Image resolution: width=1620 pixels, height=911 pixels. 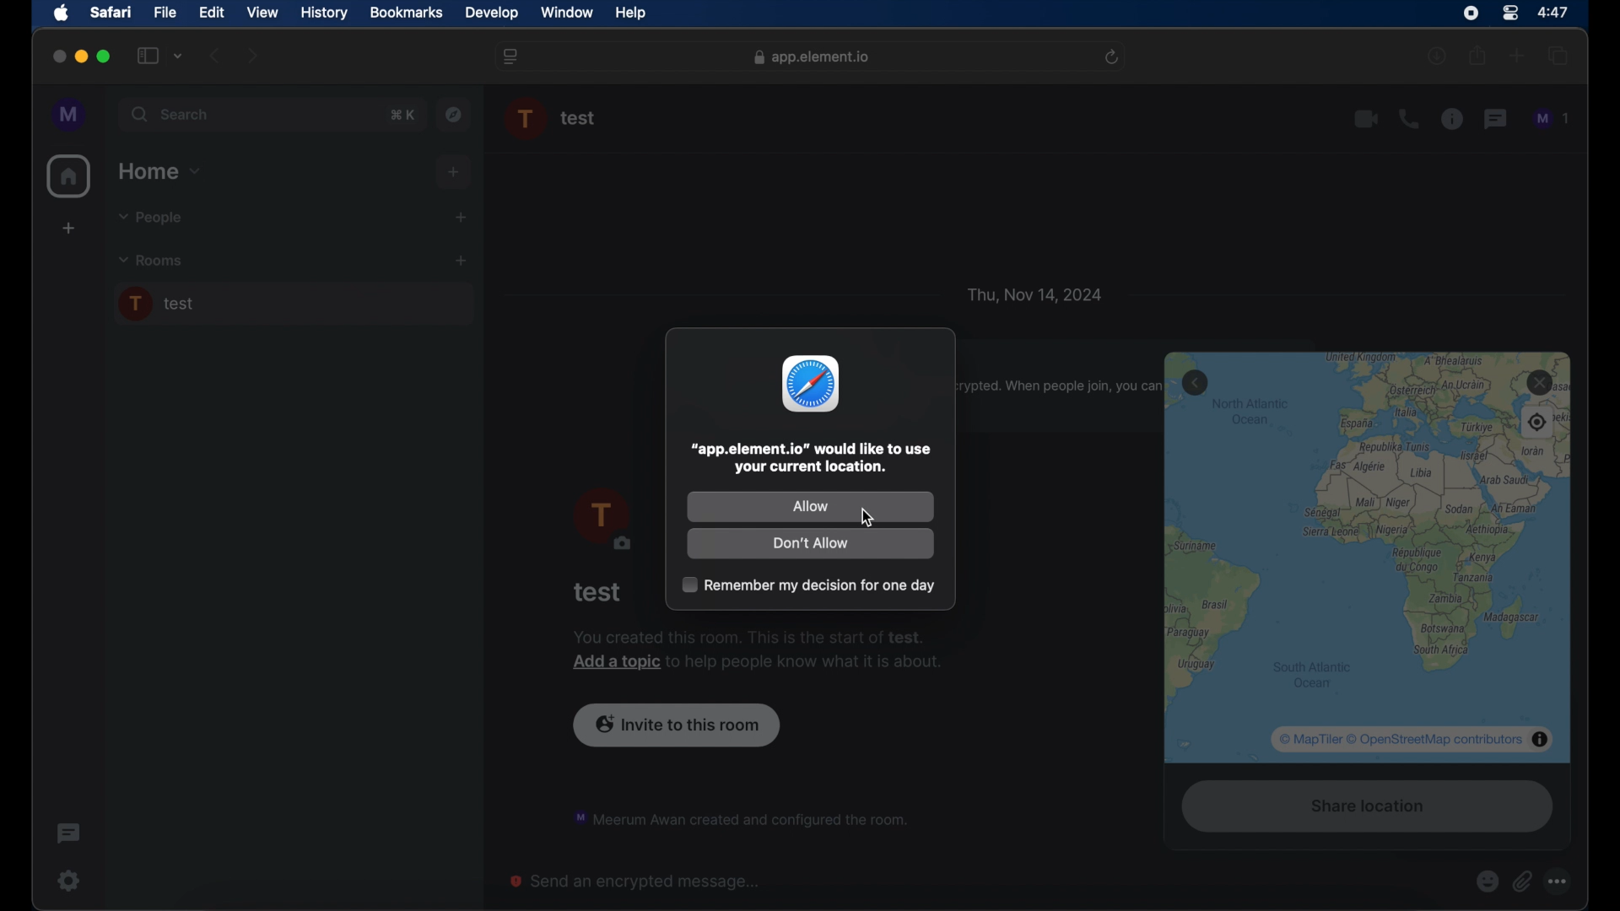 What do you see at coordinates (1562, 881) in the screenshot?
I see `Options` at bounding box center [1562, 881].